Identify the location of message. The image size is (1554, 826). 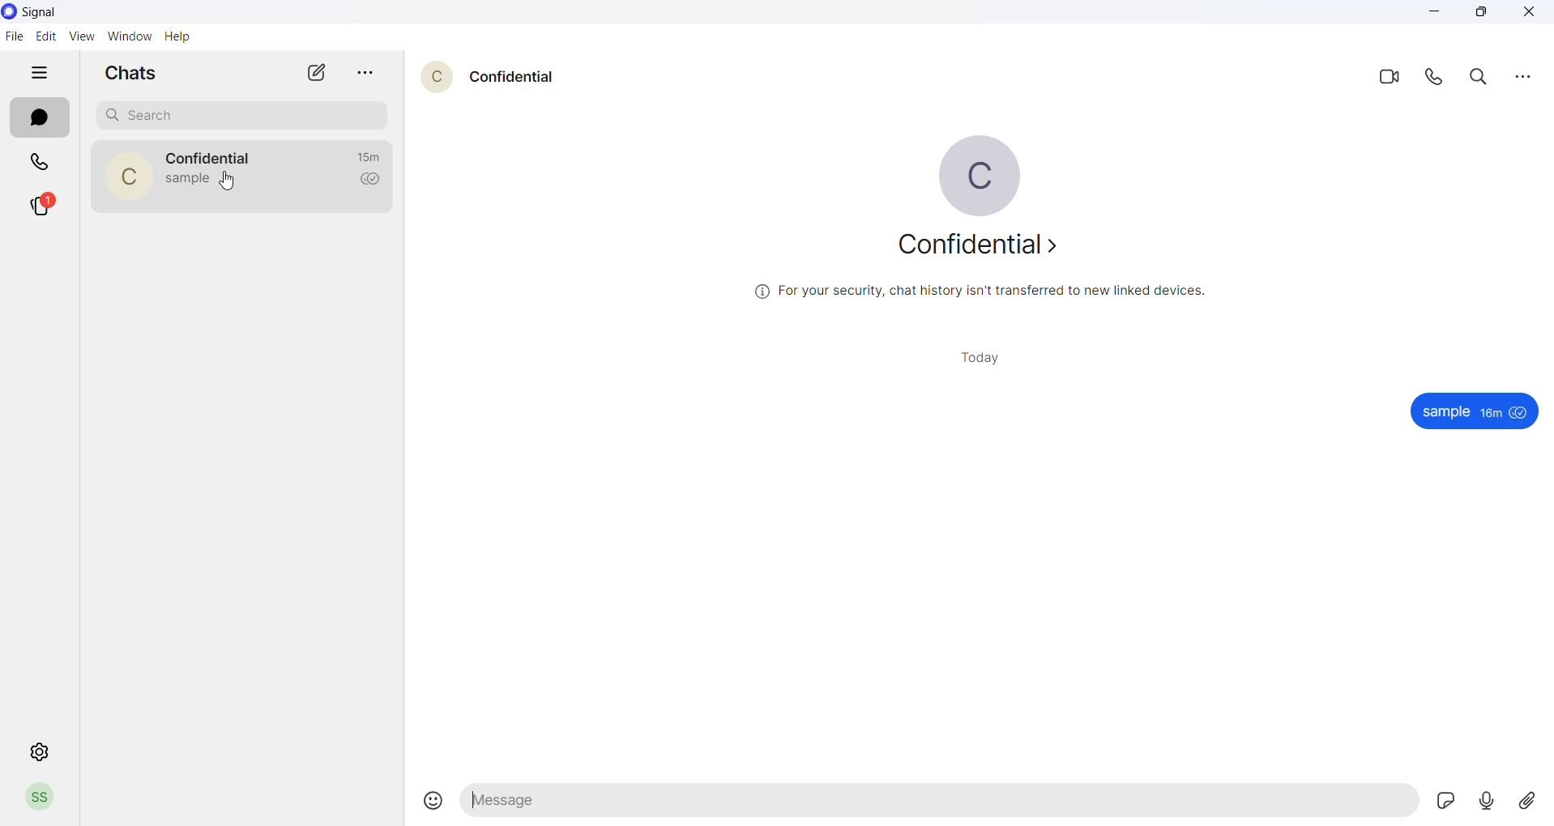
(937, 796).